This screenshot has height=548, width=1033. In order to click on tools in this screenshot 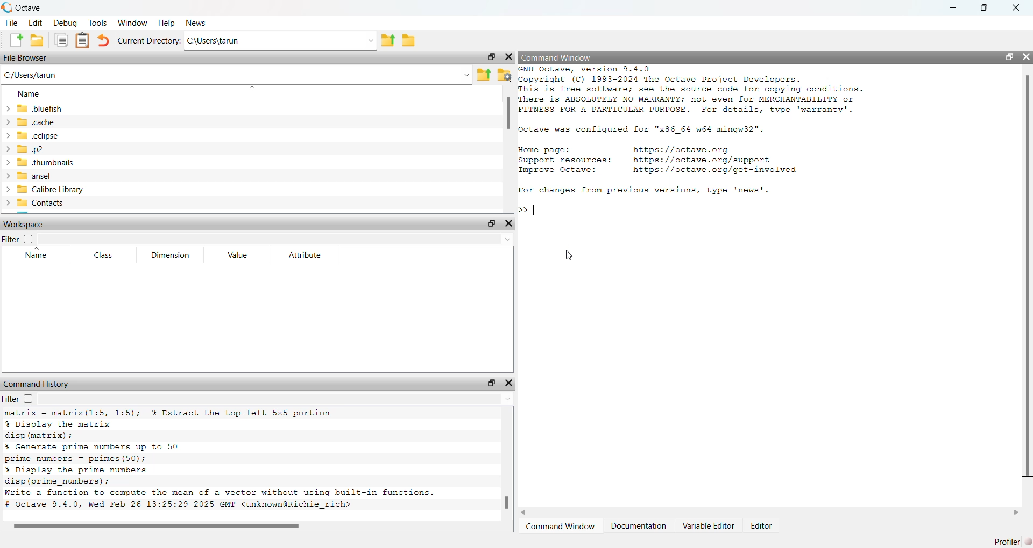, I will do `click(98, 23)`.